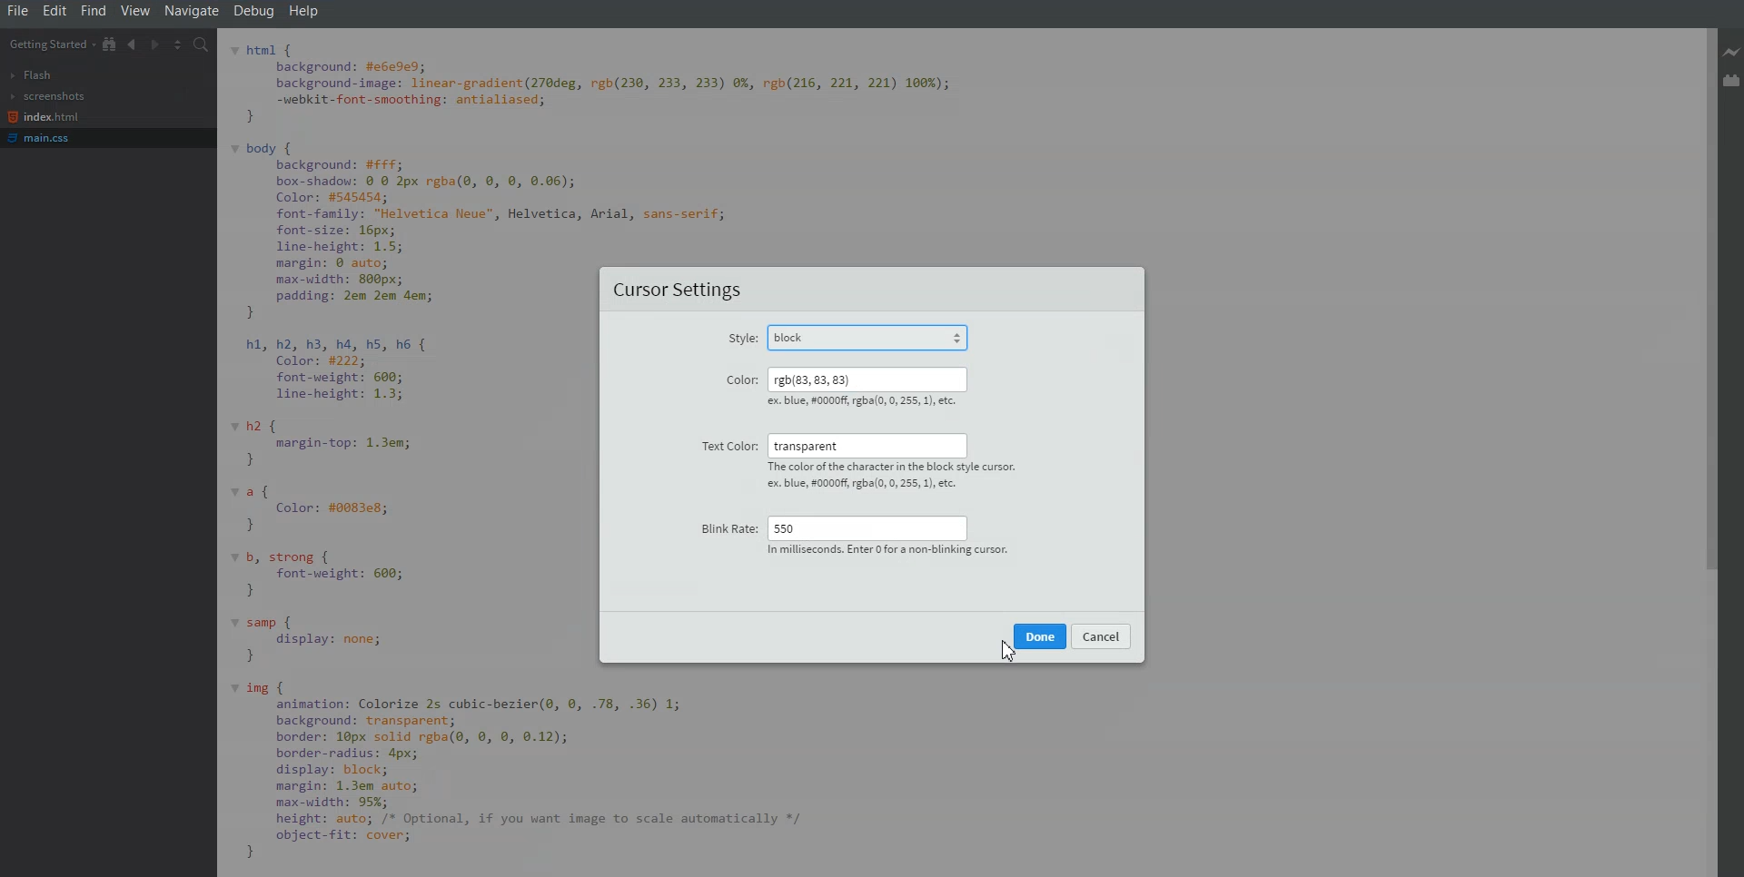 This screenshot has height=877, width=1744. Describe the element at coordinates (885, 551) in the screenshot. I see `In milliseconds. Enter 0 for a non-blinking cursor.` at that location.